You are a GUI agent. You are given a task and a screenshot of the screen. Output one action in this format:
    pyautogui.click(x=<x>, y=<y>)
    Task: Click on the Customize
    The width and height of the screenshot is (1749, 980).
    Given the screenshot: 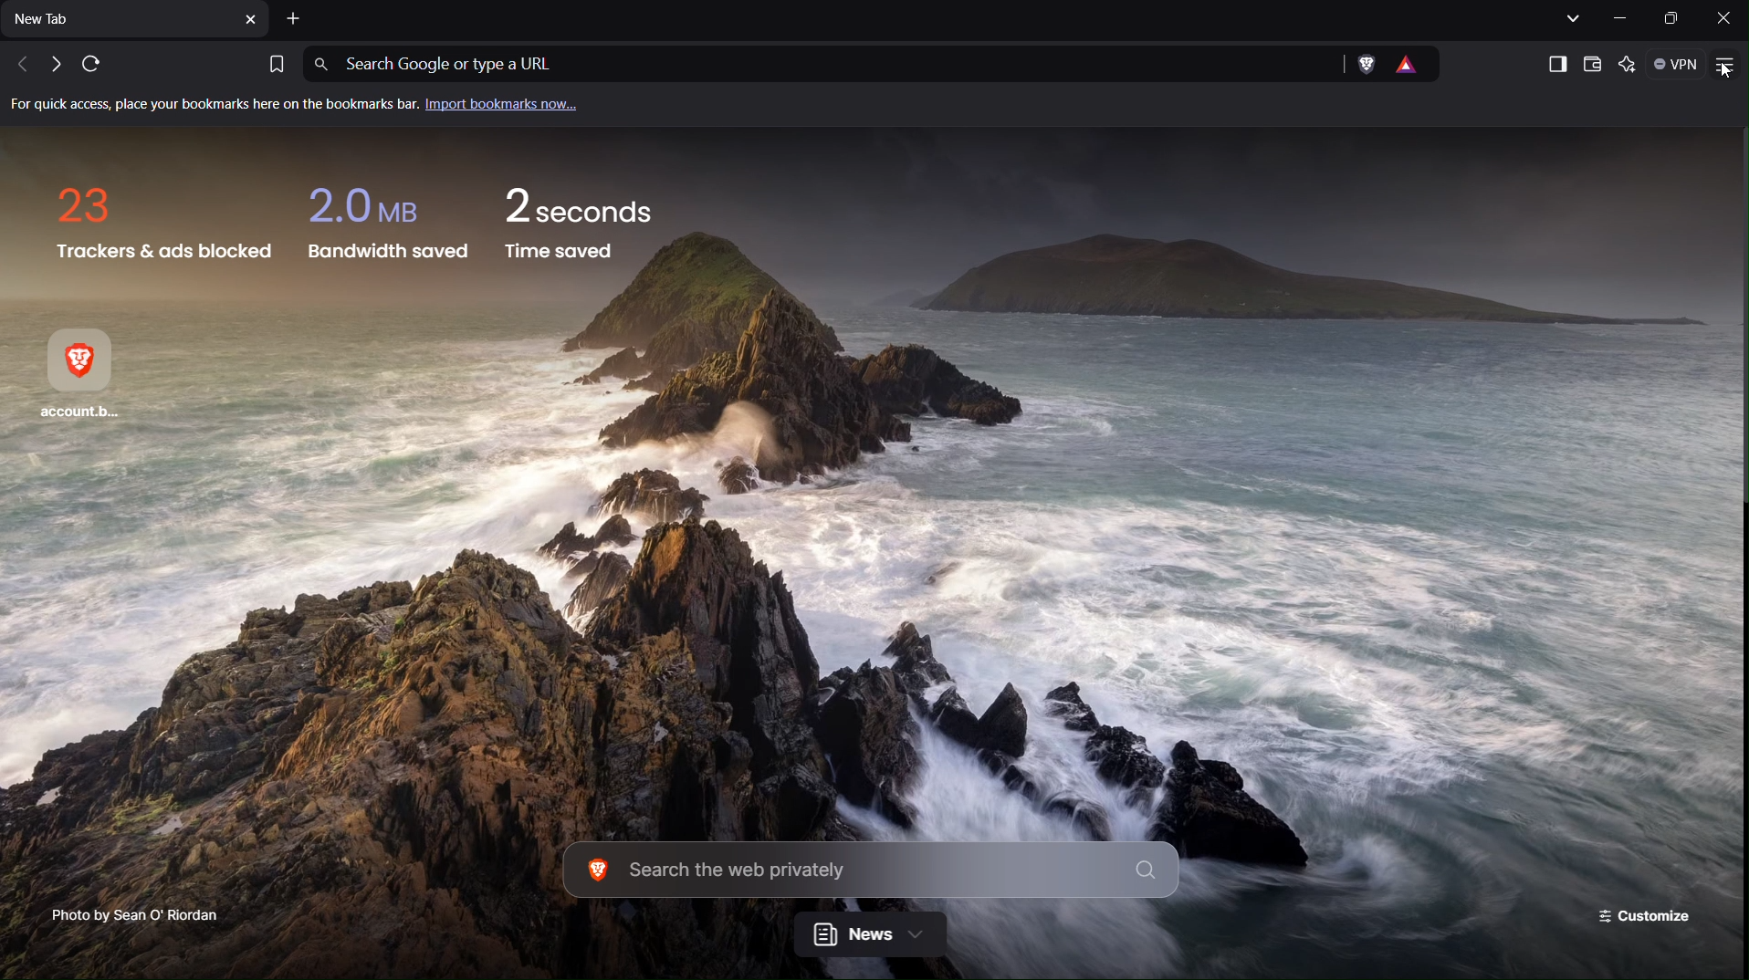 What is the action you would take?
    pyautogui.click(x=1648, y=916)
    